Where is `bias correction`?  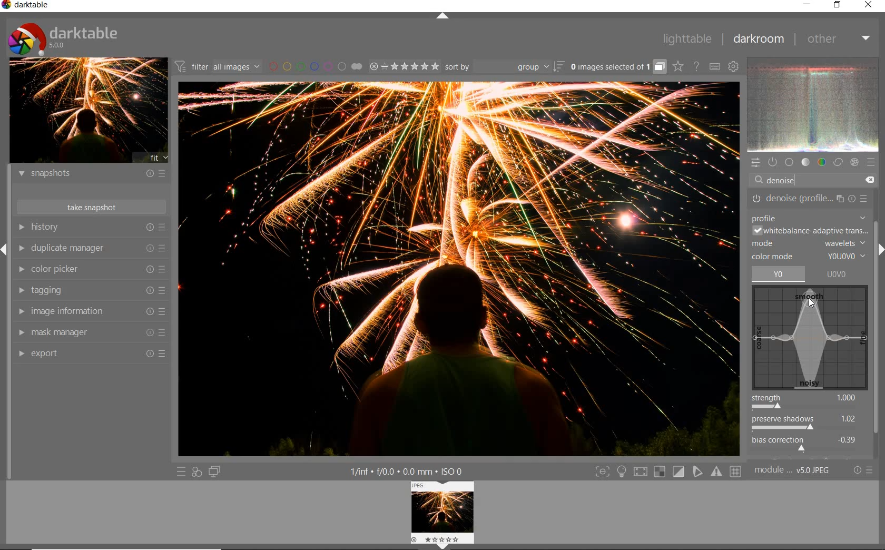 bias correction is located at coordinates (808, 445).